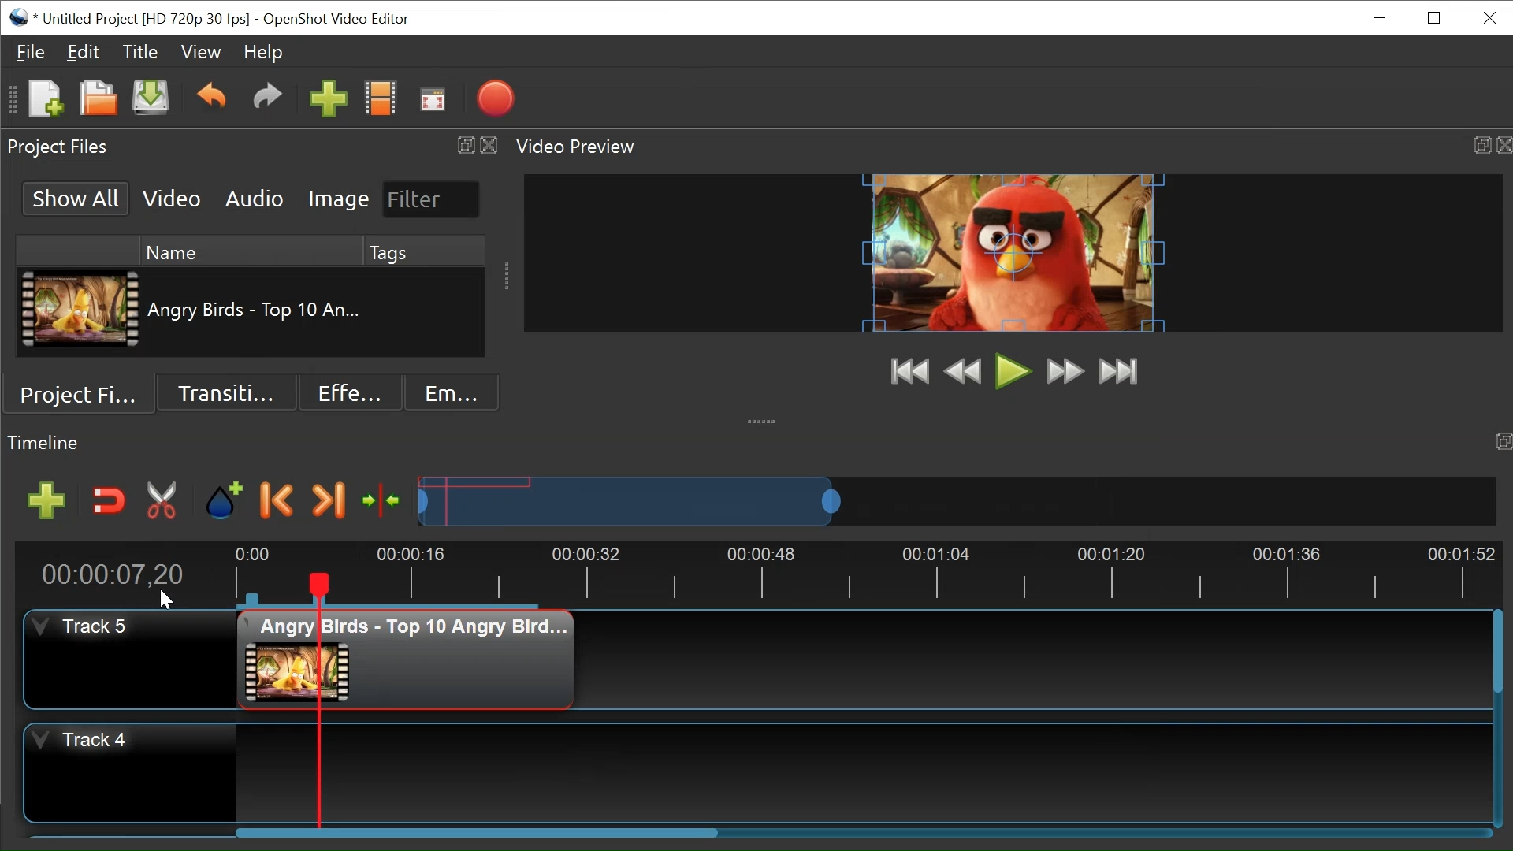 The width and height of the screenshot is (1513, 851). I want to click on Name, so click(249, 251).